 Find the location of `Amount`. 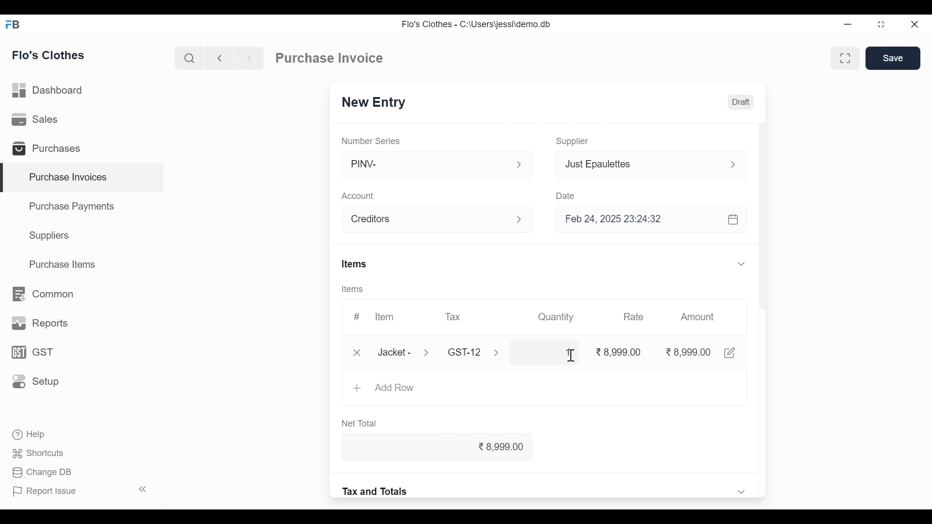

Amount is located at coordinates (698, 317).